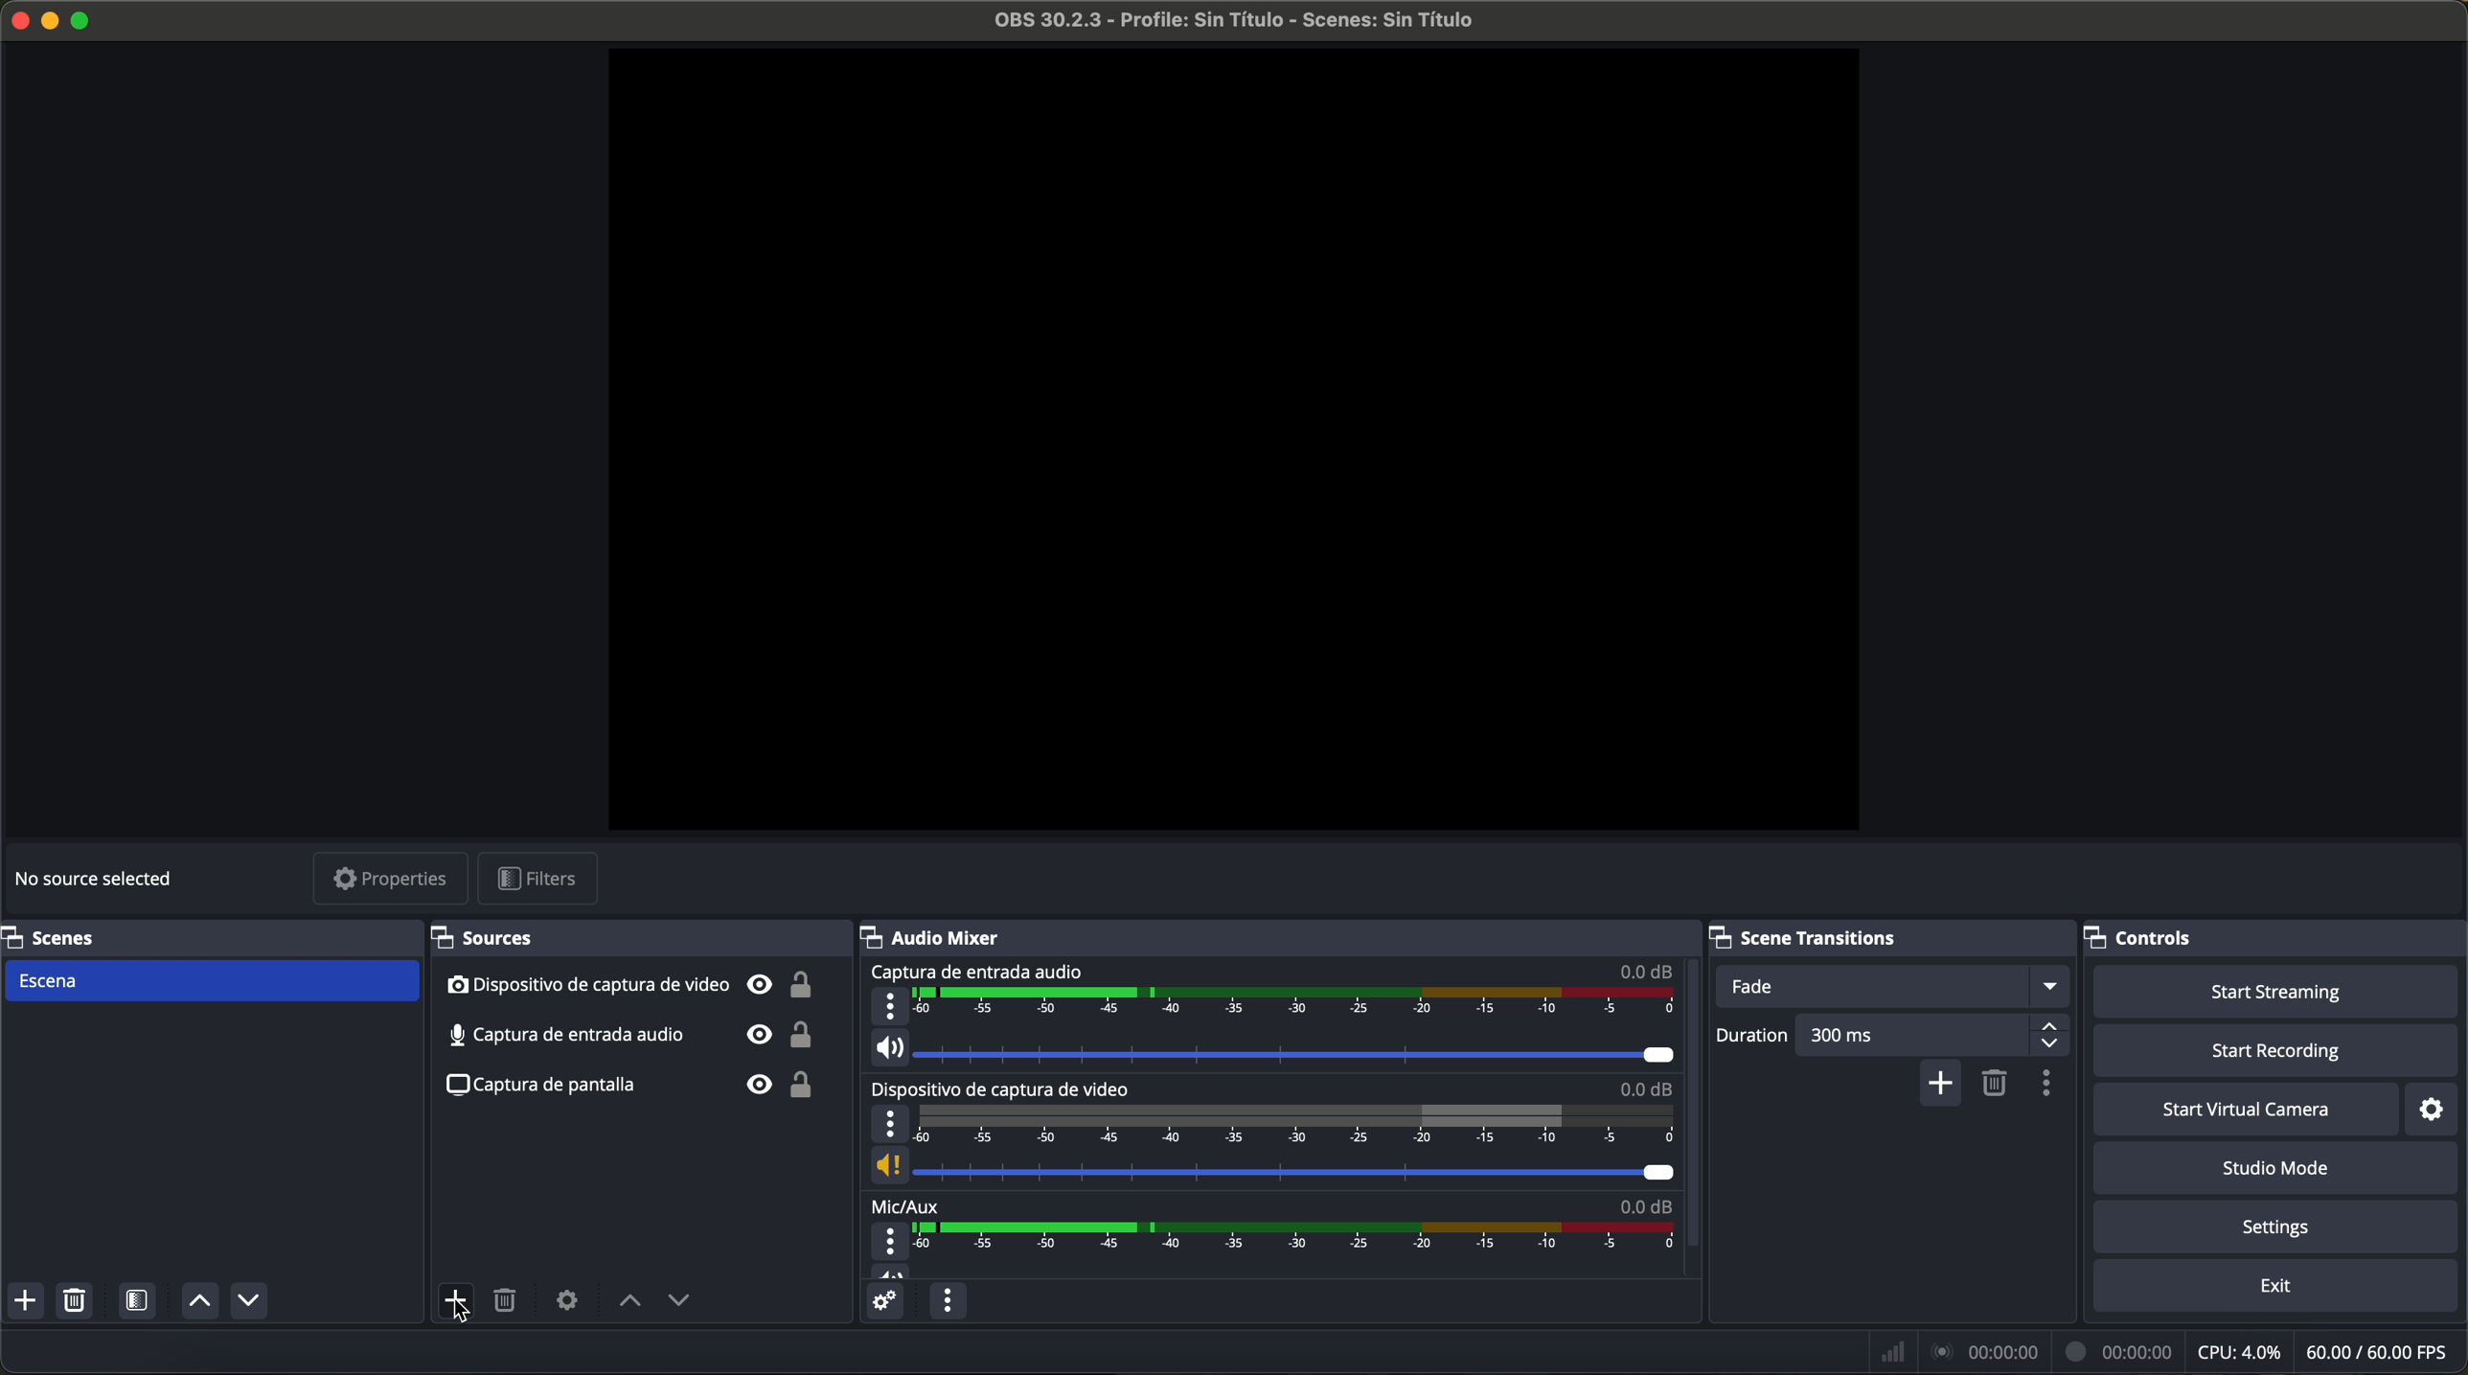 Image resolution: width=2468 pixels, height=1375 pixels. What do you see at coordinates (2246, 1109) in the screenshot?
I see `start virtual camera` at bounding box center [2246, 1109].